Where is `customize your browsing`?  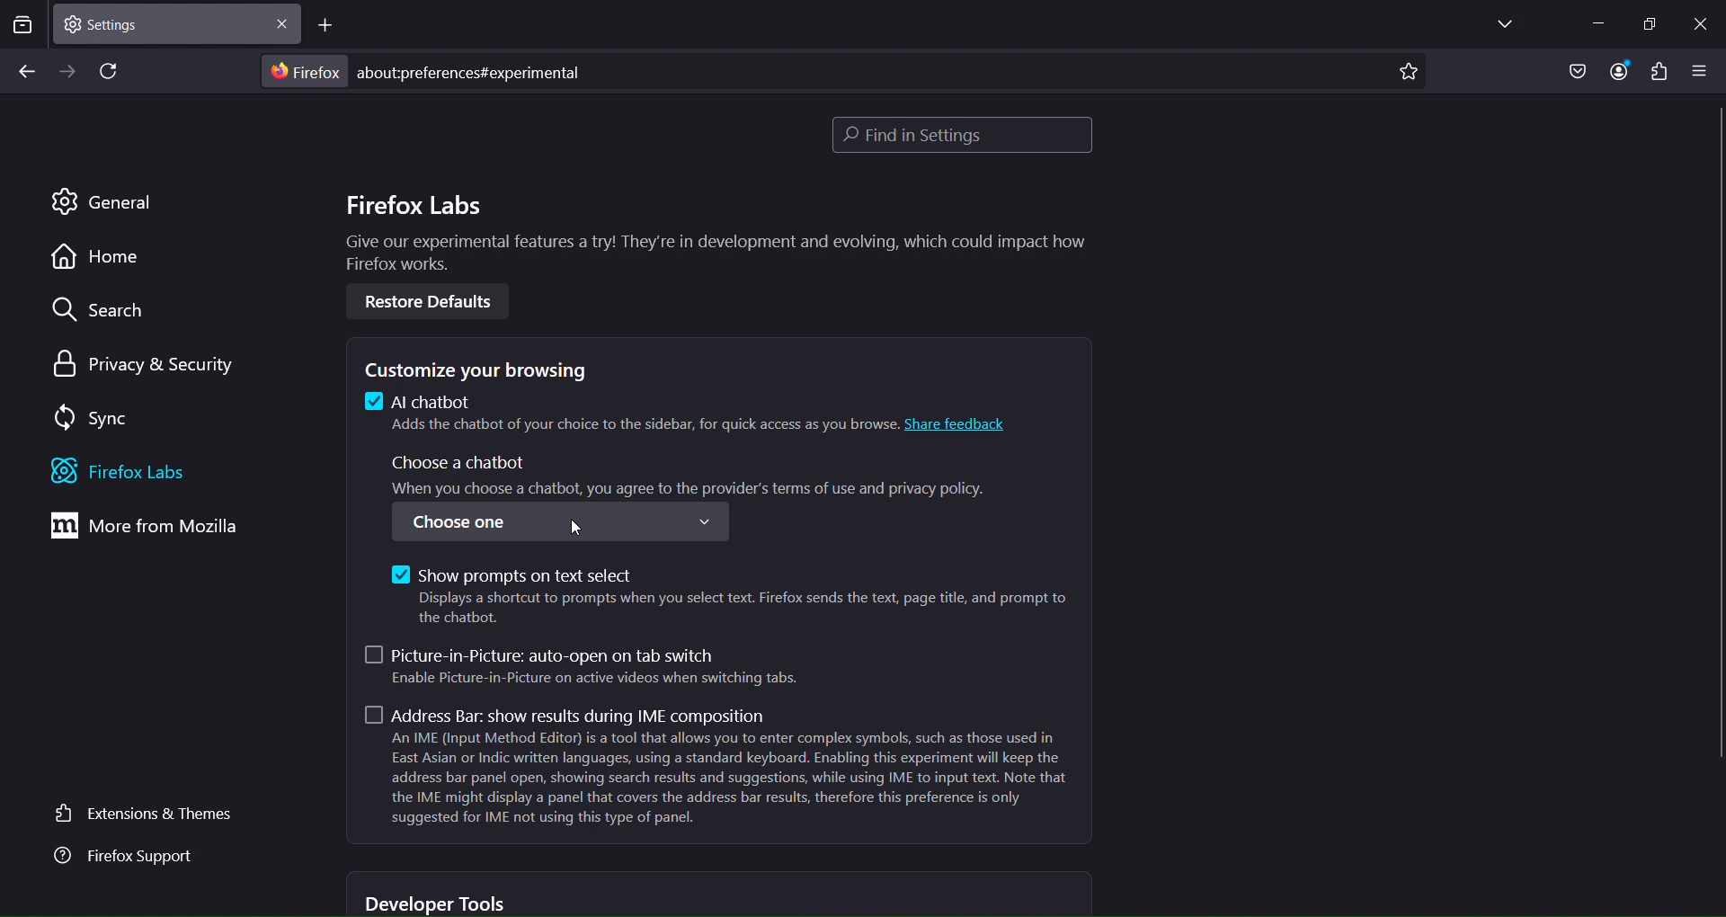
customize your browsing is located at coordinates (487, 369).